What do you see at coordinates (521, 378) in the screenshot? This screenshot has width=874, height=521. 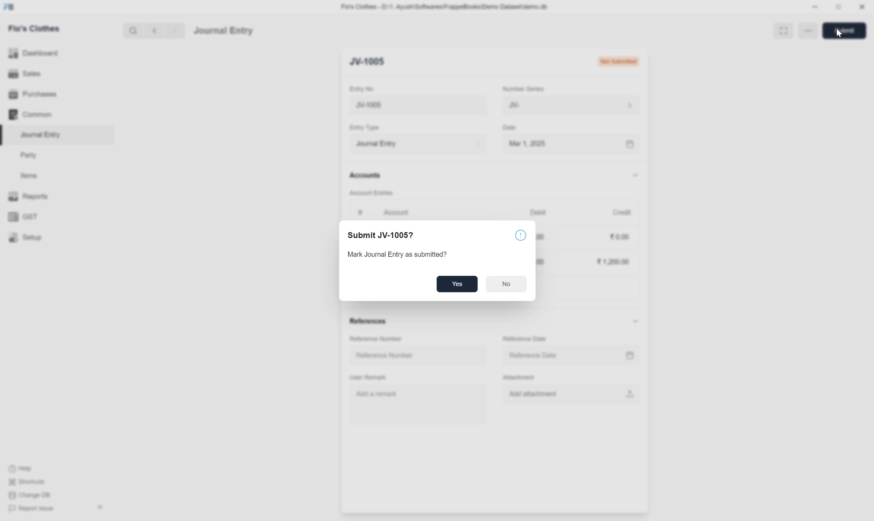 I see `Attachment` at bounding box center [521, 378].